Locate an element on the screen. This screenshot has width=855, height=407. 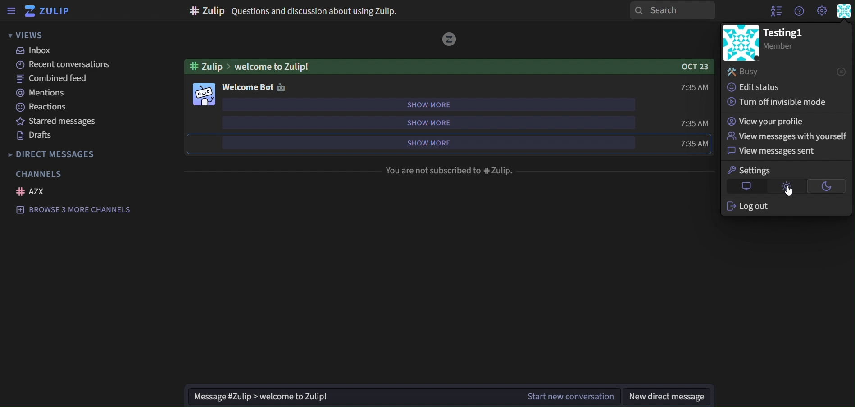
Message #Zulip > welcome to Zulip! is located at coordinates (261, 394).